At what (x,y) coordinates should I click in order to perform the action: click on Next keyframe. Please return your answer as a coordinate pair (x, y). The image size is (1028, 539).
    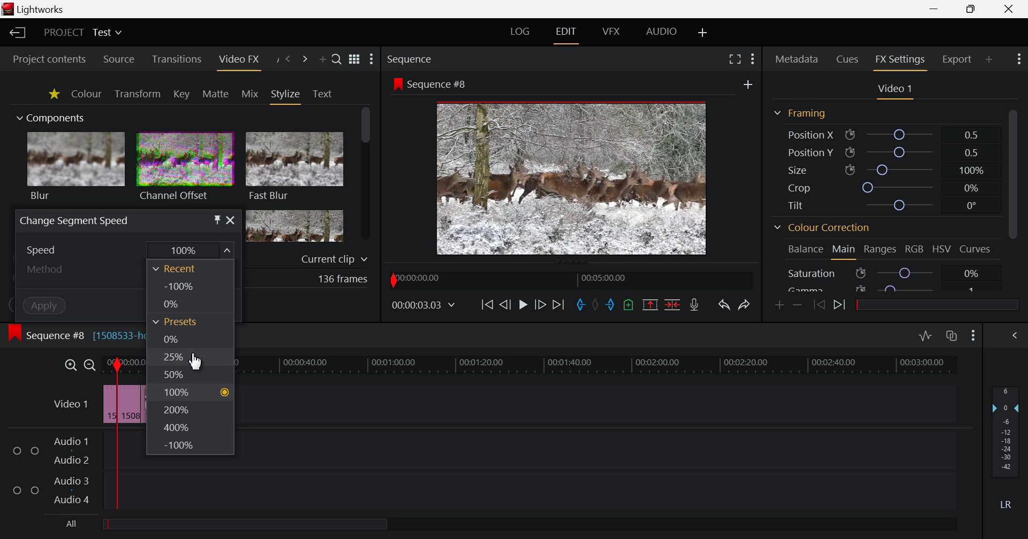
    Looking at the image, I should click on (841, 306).